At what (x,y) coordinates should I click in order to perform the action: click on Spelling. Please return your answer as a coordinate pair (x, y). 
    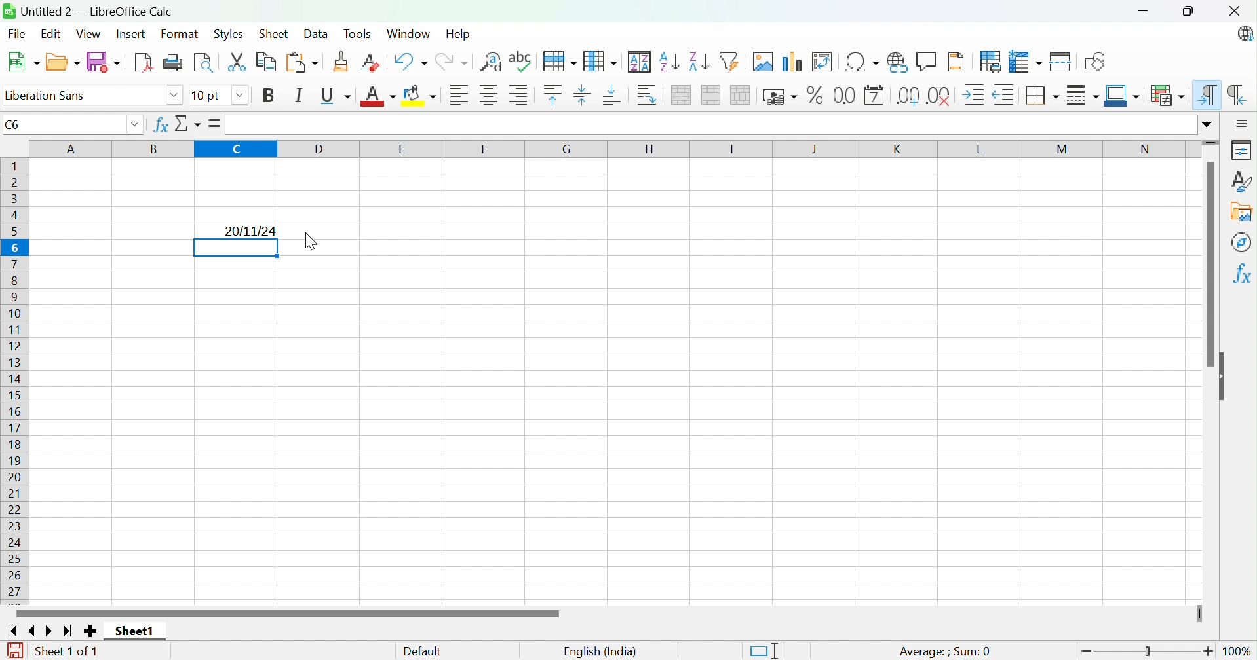
    Looking at the image, I should click on (561, 62).